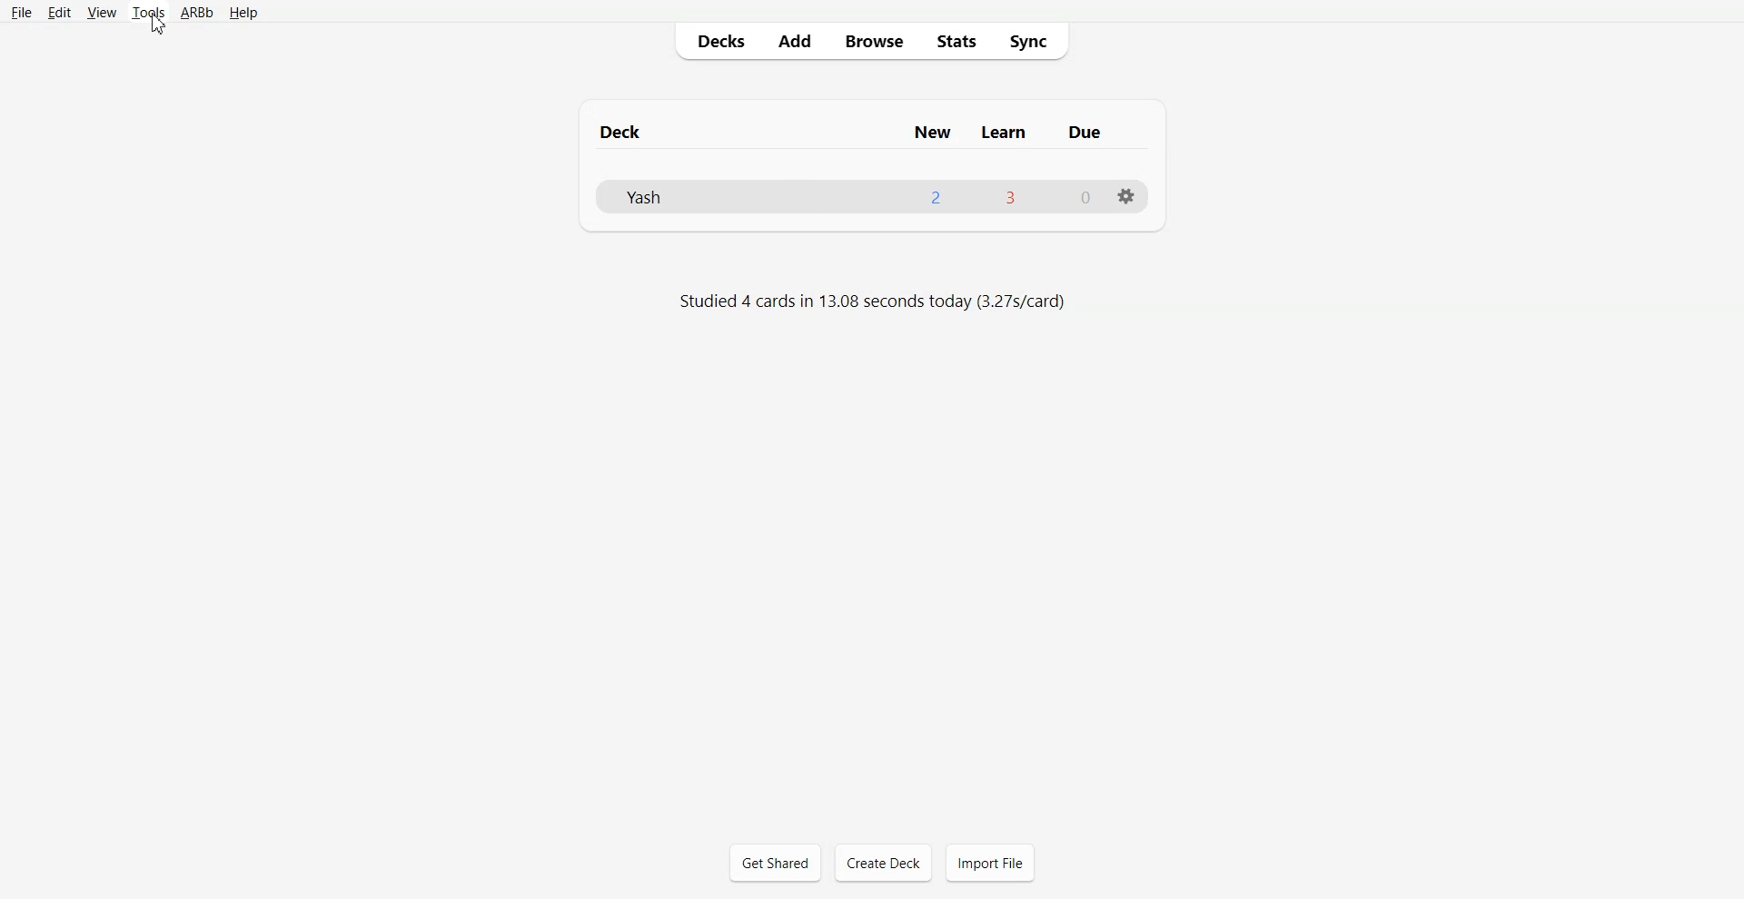  I want to click on Browse, so click(873, 40).